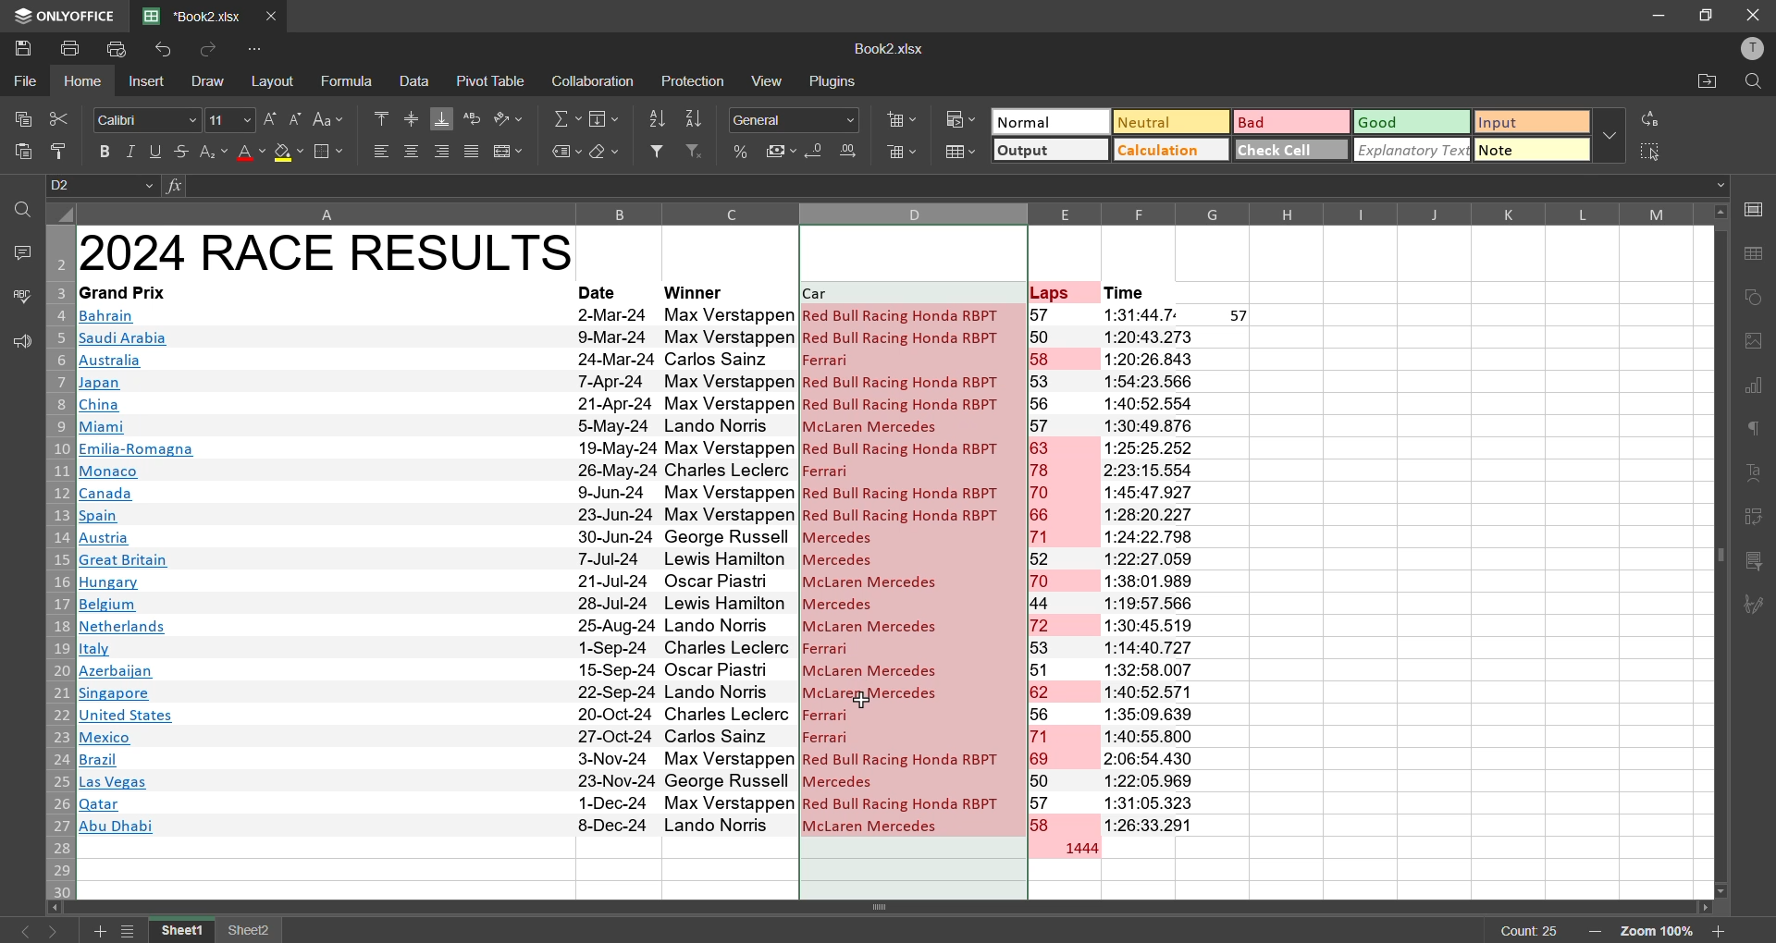  I want to click on maximize, so click(1708, 14).